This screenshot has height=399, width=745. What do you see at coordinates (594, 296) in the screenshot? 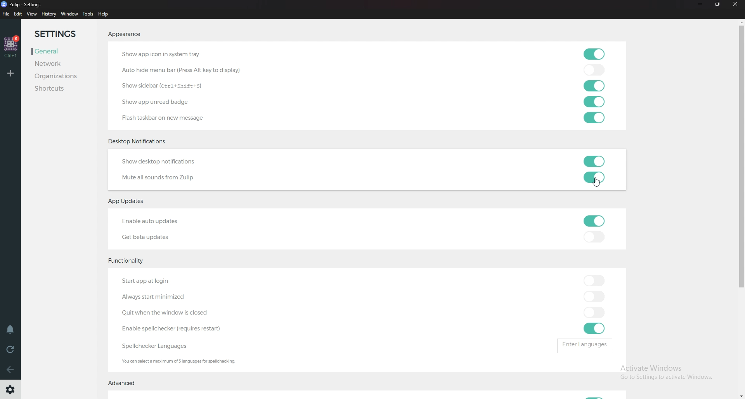
I see `toggle` at bounding box center [594, 296].